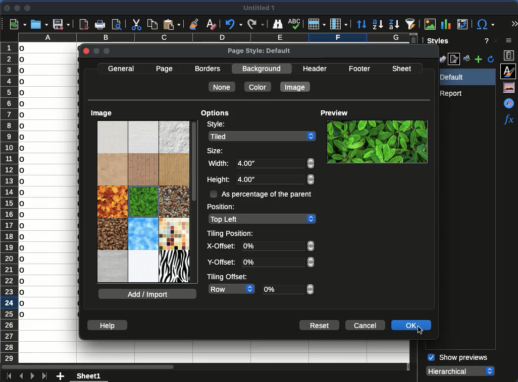  Describe the element at coordinates (464, 77) in the screenshot. I see `default` at that location.